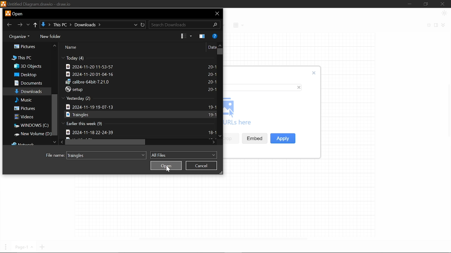 The image size is (451, 253). I want to click on Documents, so click(29, 83).